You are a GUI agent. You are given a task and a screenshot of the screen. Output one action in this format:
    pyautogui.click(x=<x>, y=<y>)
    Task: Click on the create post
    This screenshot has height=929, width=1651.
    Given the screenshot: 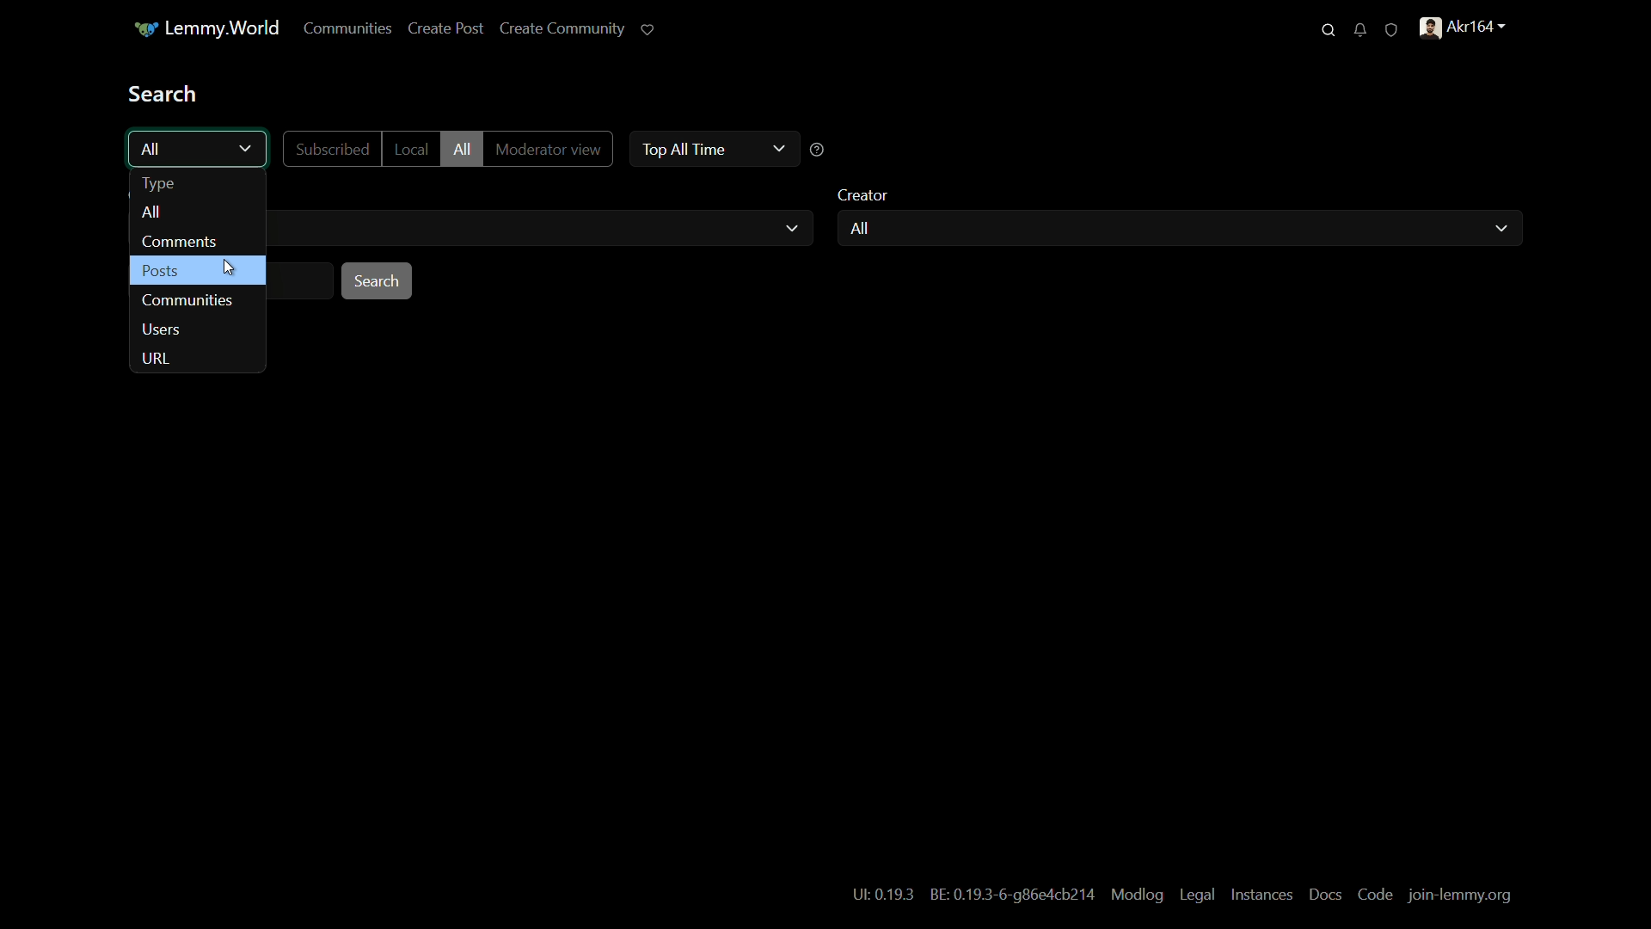 What is the action you would take?
    pyautogui.click(x=446, y=29)
    